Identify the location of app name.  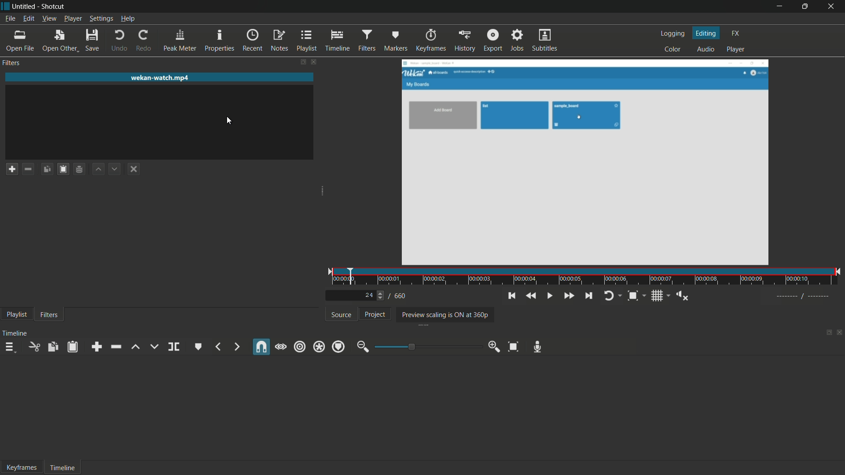
(55, 7).